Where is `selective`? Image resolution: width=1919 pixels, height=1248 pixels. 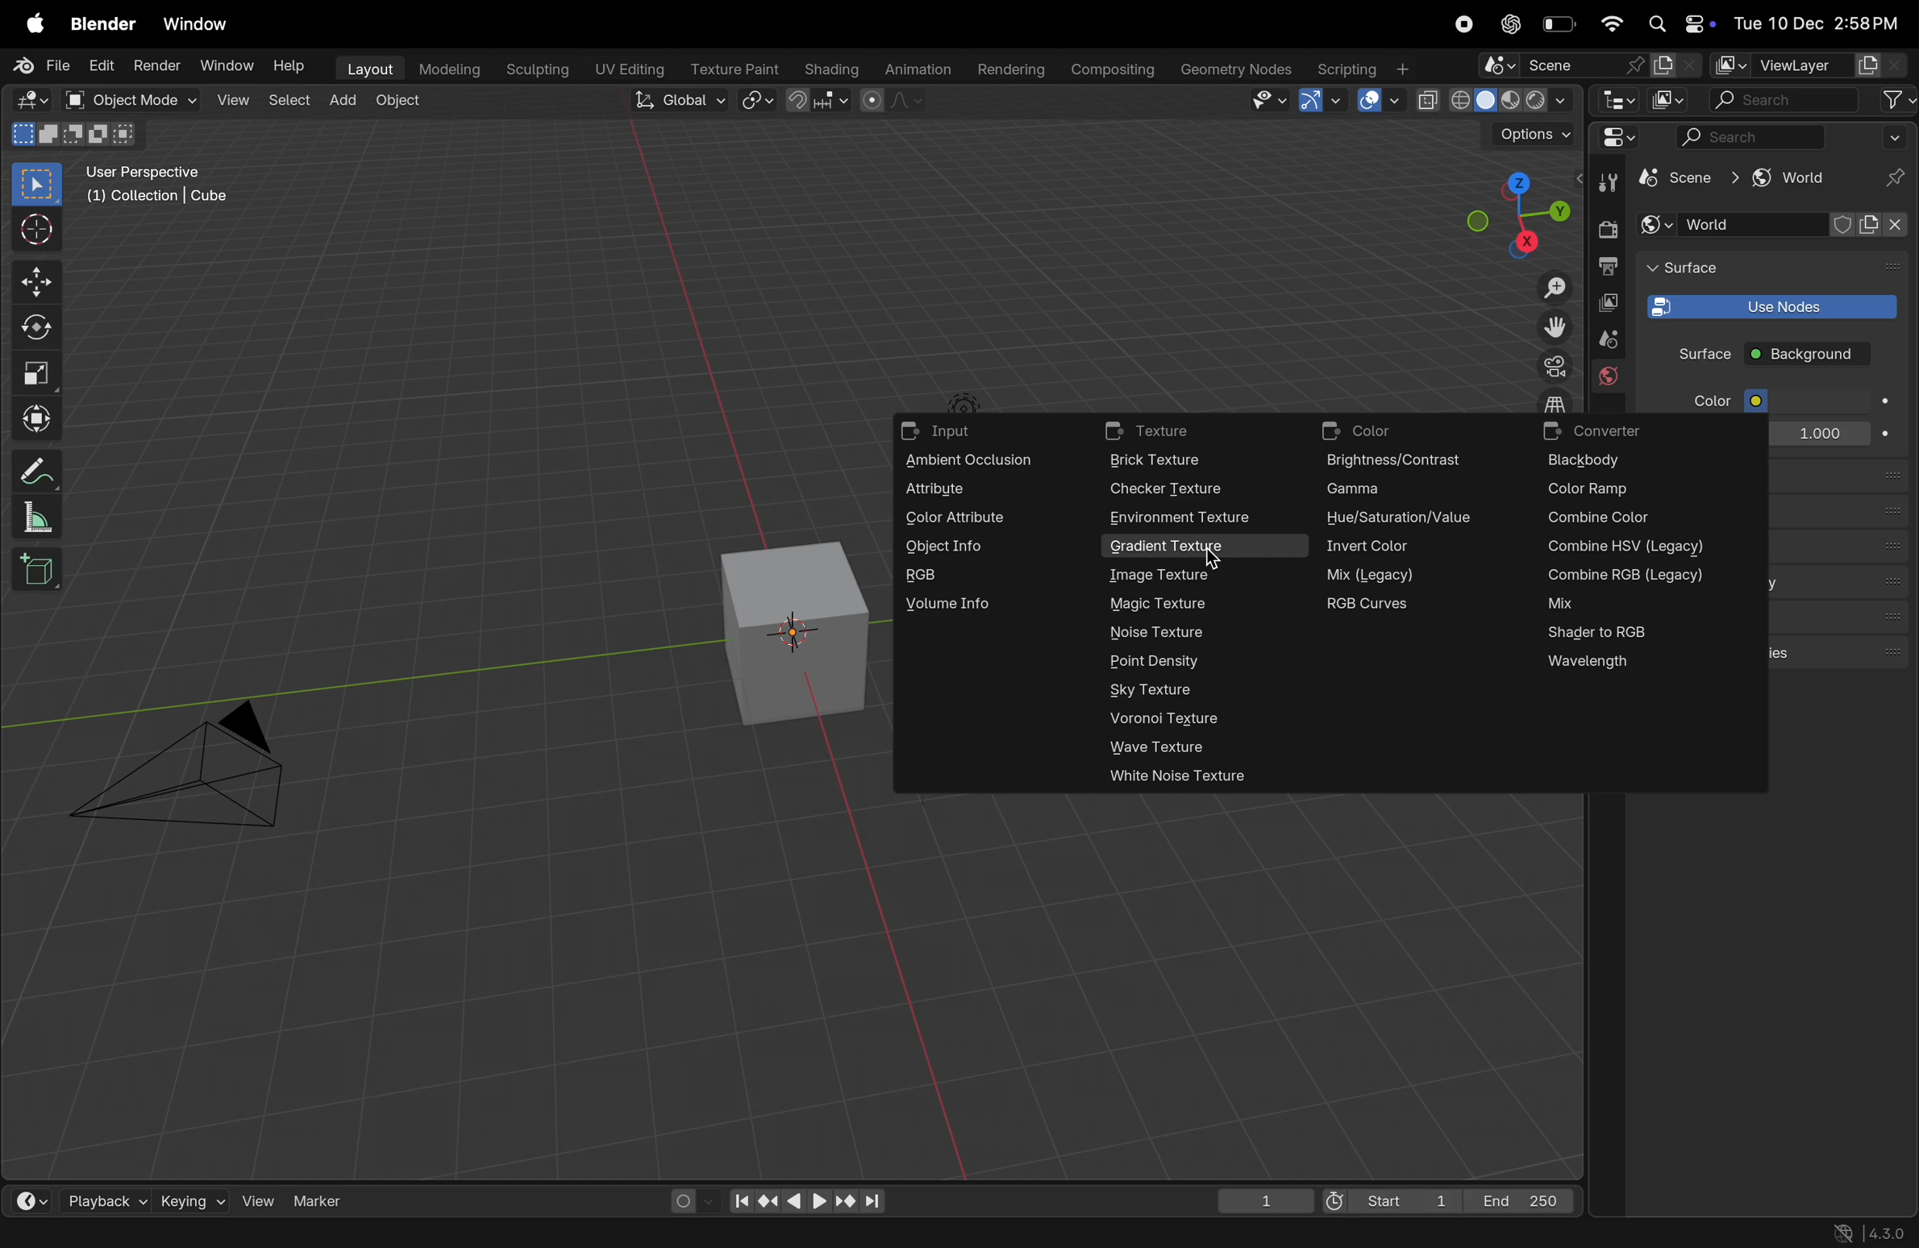 selective is located at coordinates (38, 184).